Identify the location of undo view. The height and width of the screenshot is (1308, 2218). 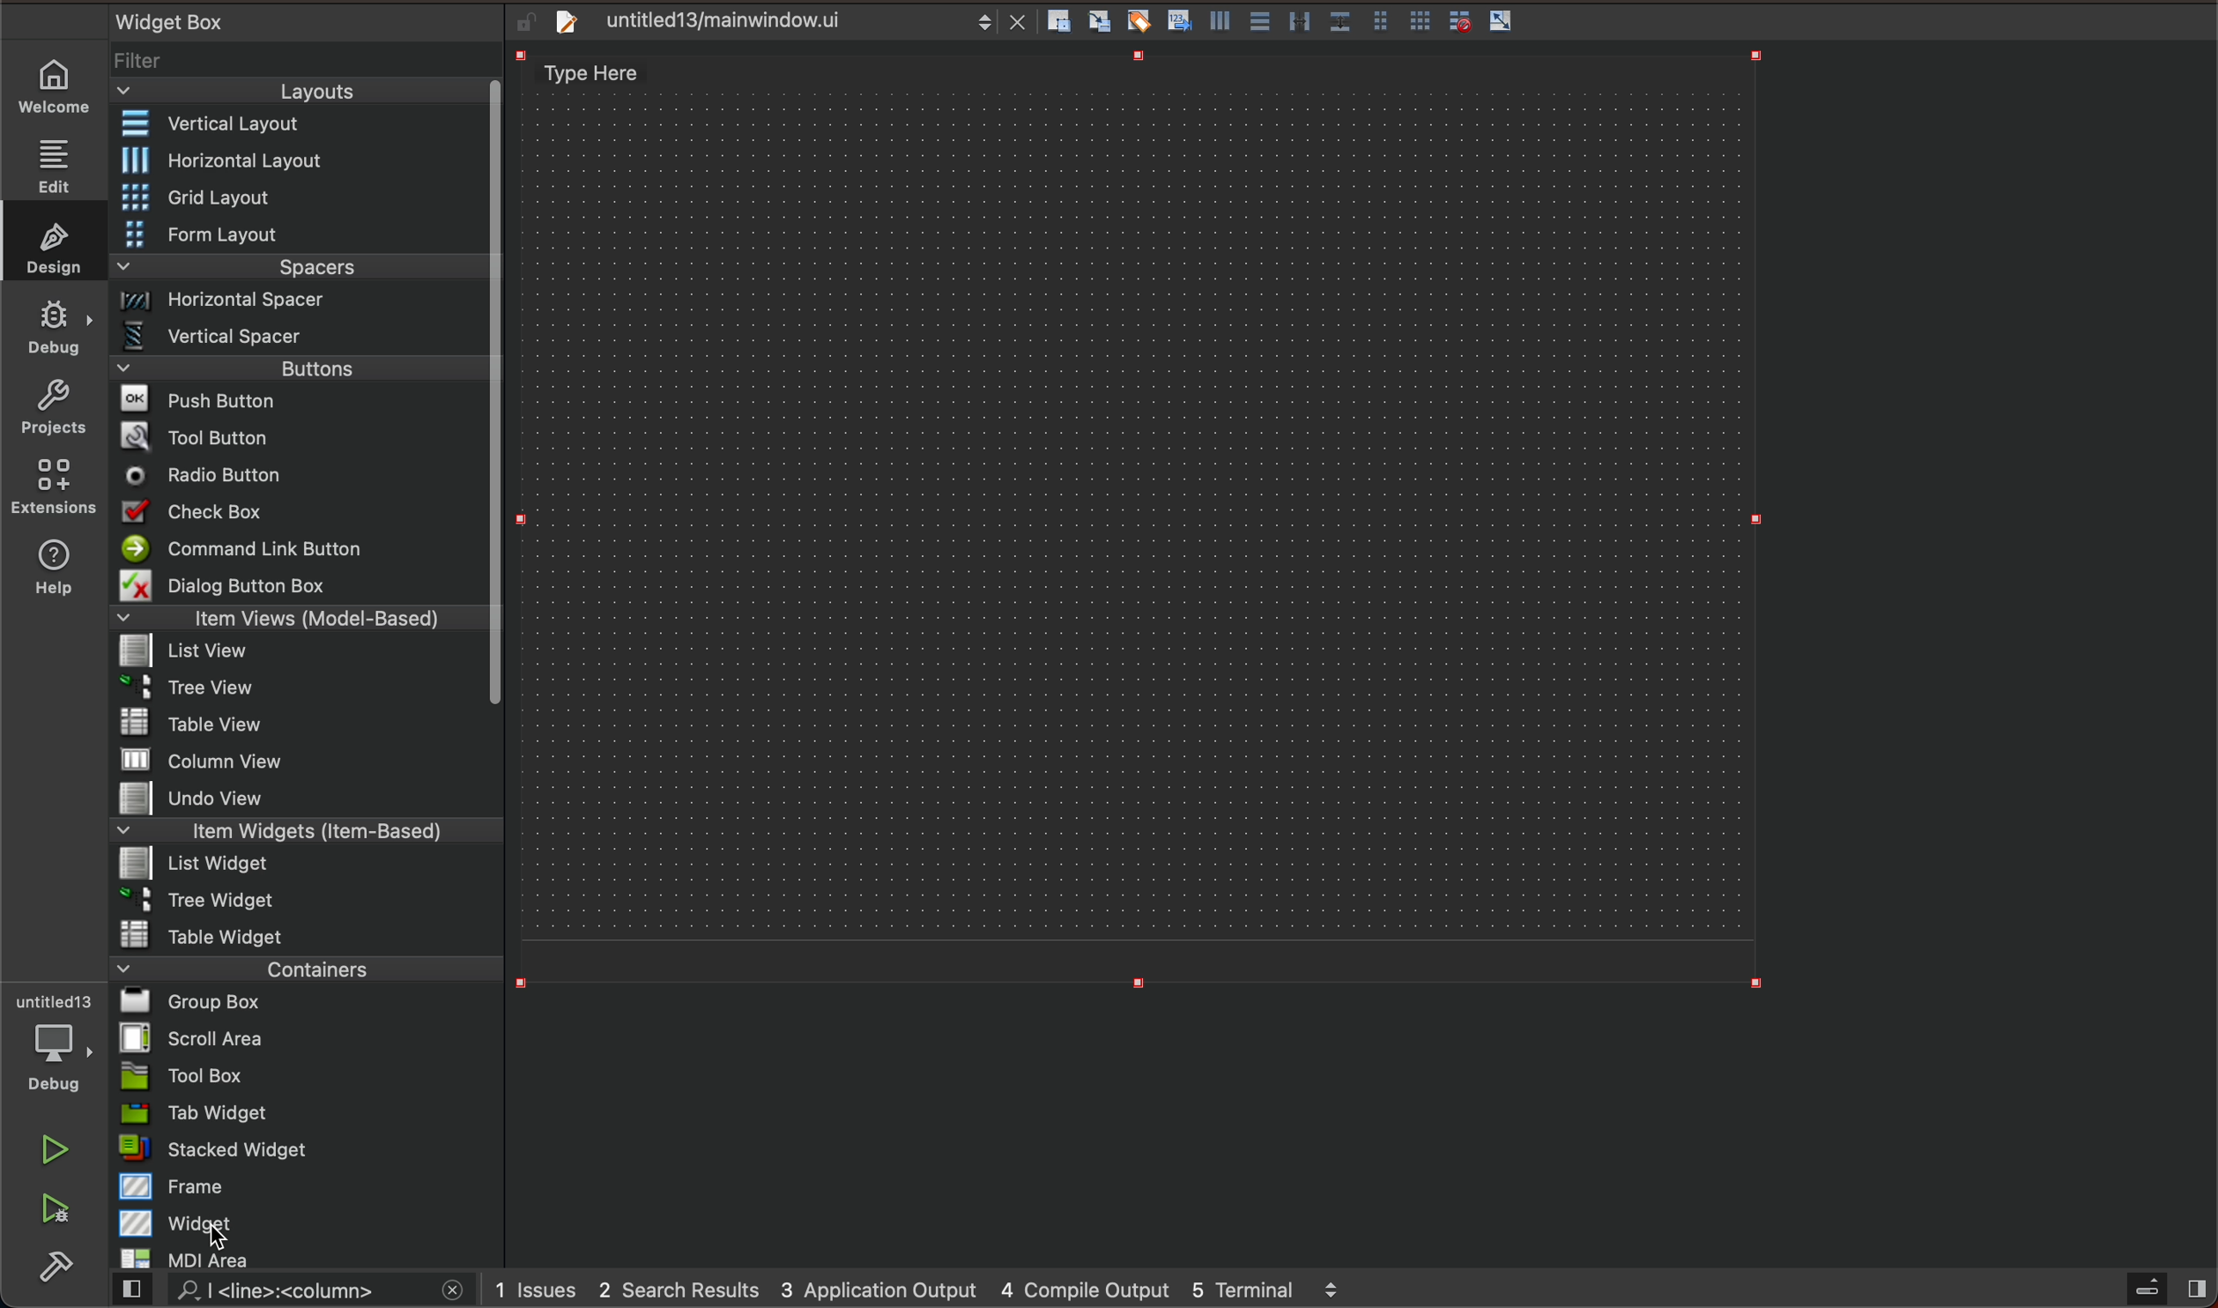
(300, 799).